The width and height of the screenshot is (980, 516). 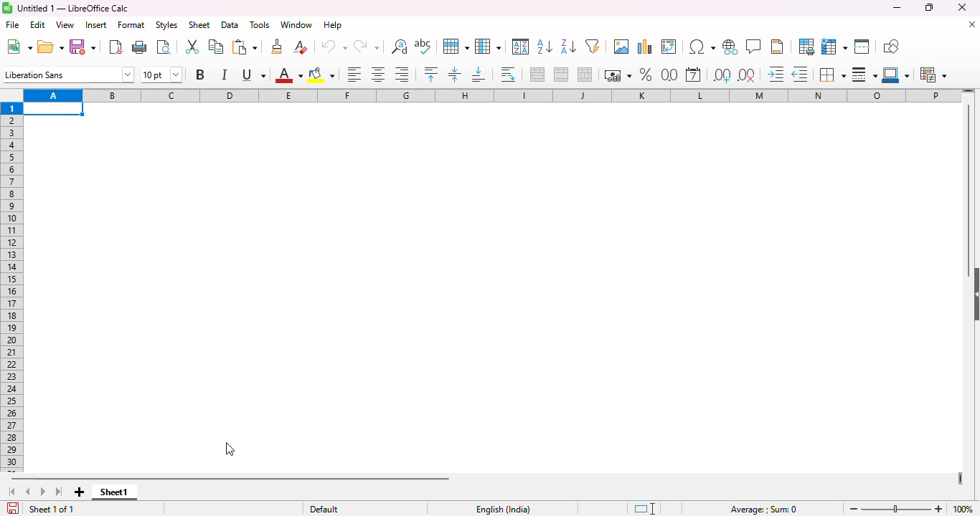 What do you see at coordinates (230, 479) in the screenshot?
I see `horizontal scroll bar` at bounding box center [230, 479].